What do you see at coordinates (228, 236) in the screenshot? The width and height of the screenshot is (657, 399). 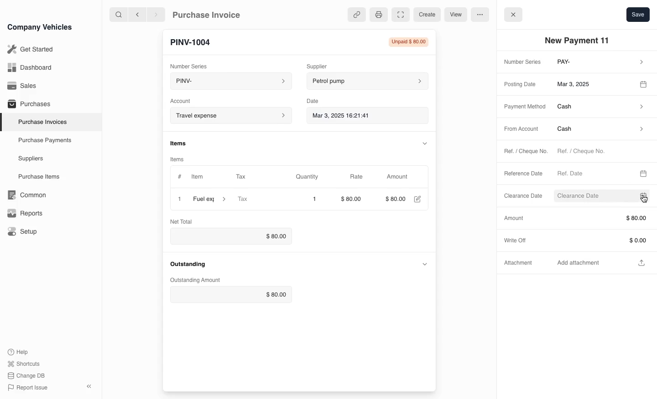 I see `$0.00` at bounding box center [228, 236].